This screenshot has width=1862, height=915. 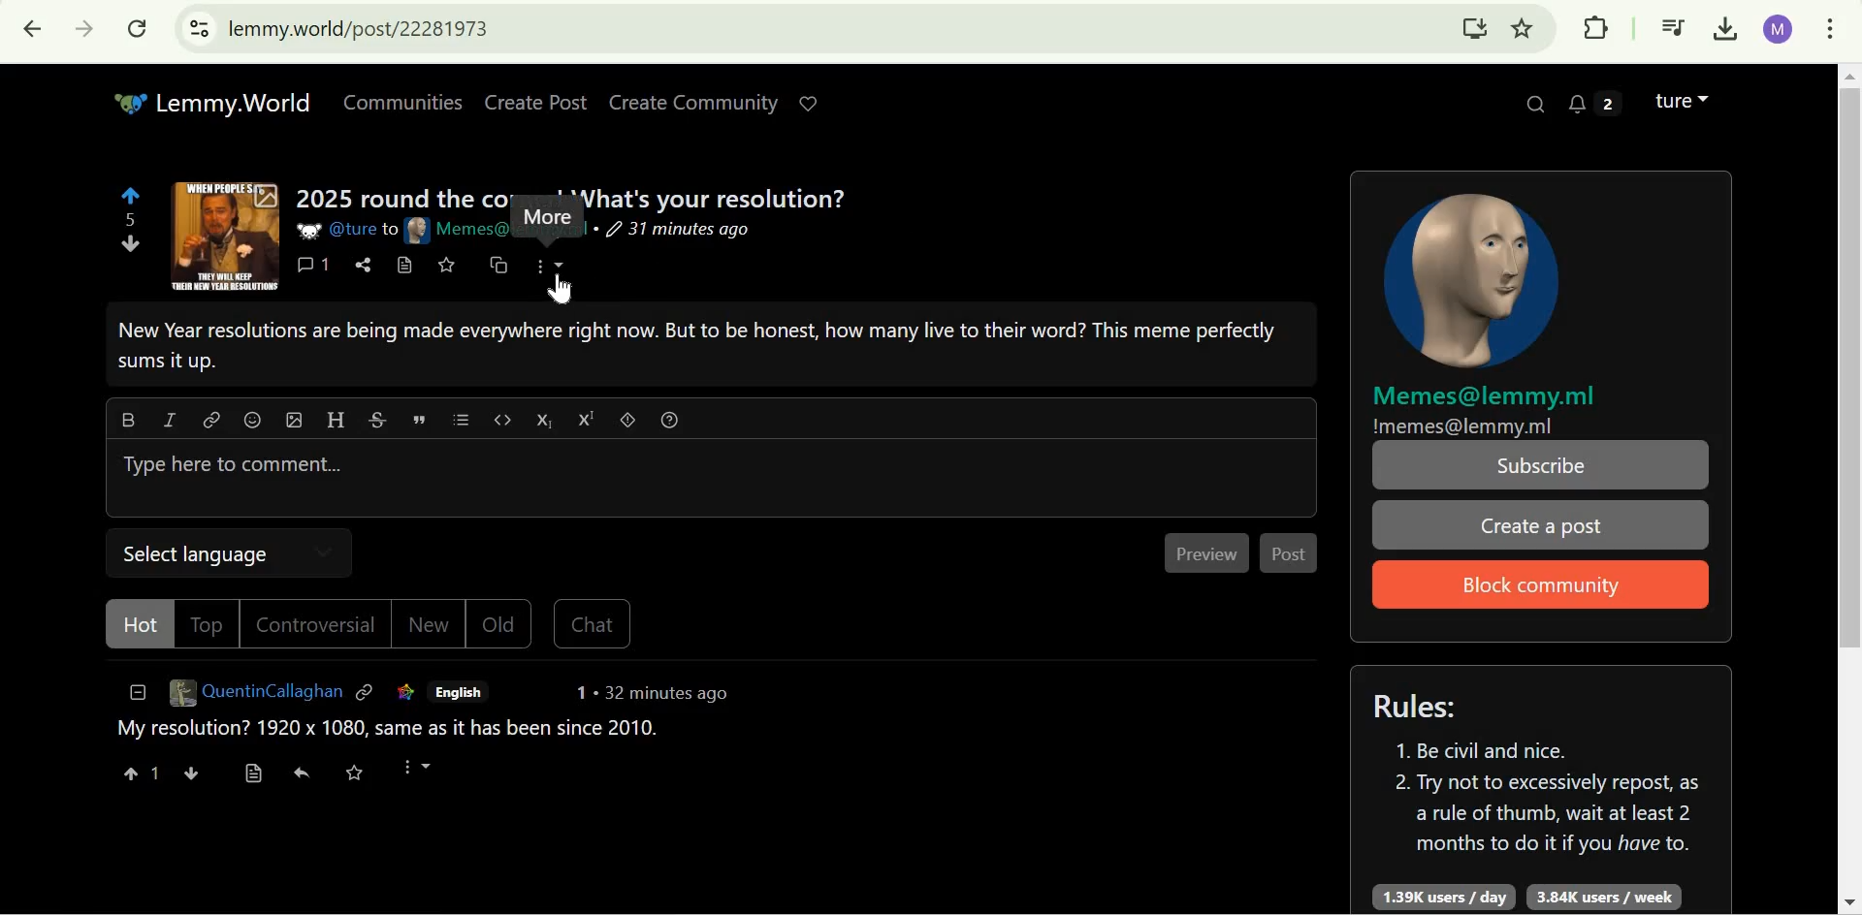 I want to click on More, so click(x=551, y=221).